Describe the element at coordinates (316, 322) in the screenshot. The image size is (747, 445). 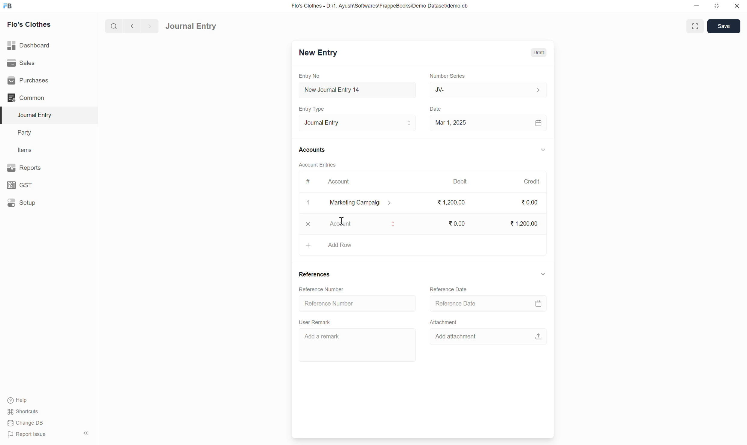
I see `User Remark` at that location.